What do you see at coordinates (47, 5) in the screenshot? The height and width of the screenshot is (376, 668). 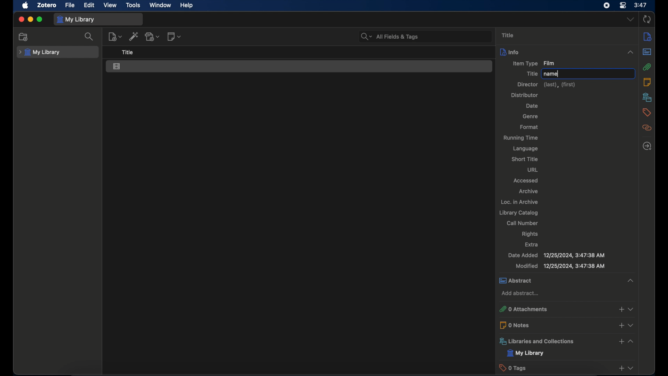 I see `zotero` at bounding box center [47, 5].